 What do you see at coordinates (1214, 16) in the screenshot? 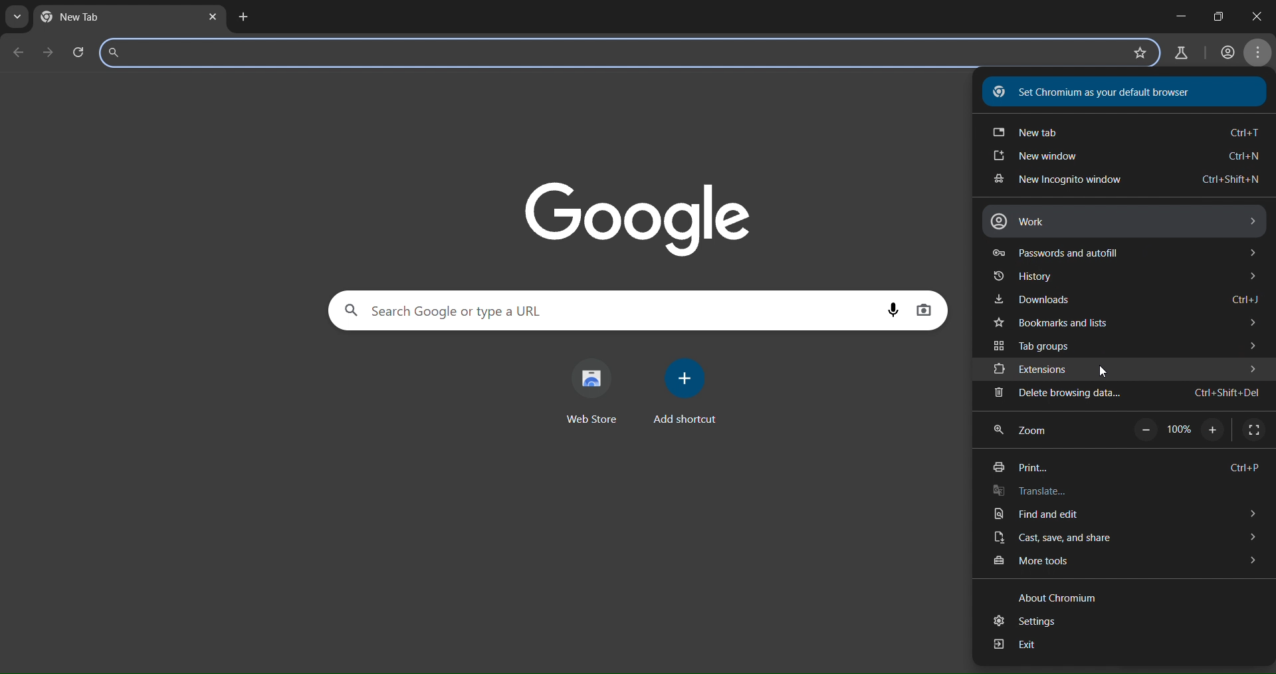
I see `maximize` at bounding box center [1214, 16].